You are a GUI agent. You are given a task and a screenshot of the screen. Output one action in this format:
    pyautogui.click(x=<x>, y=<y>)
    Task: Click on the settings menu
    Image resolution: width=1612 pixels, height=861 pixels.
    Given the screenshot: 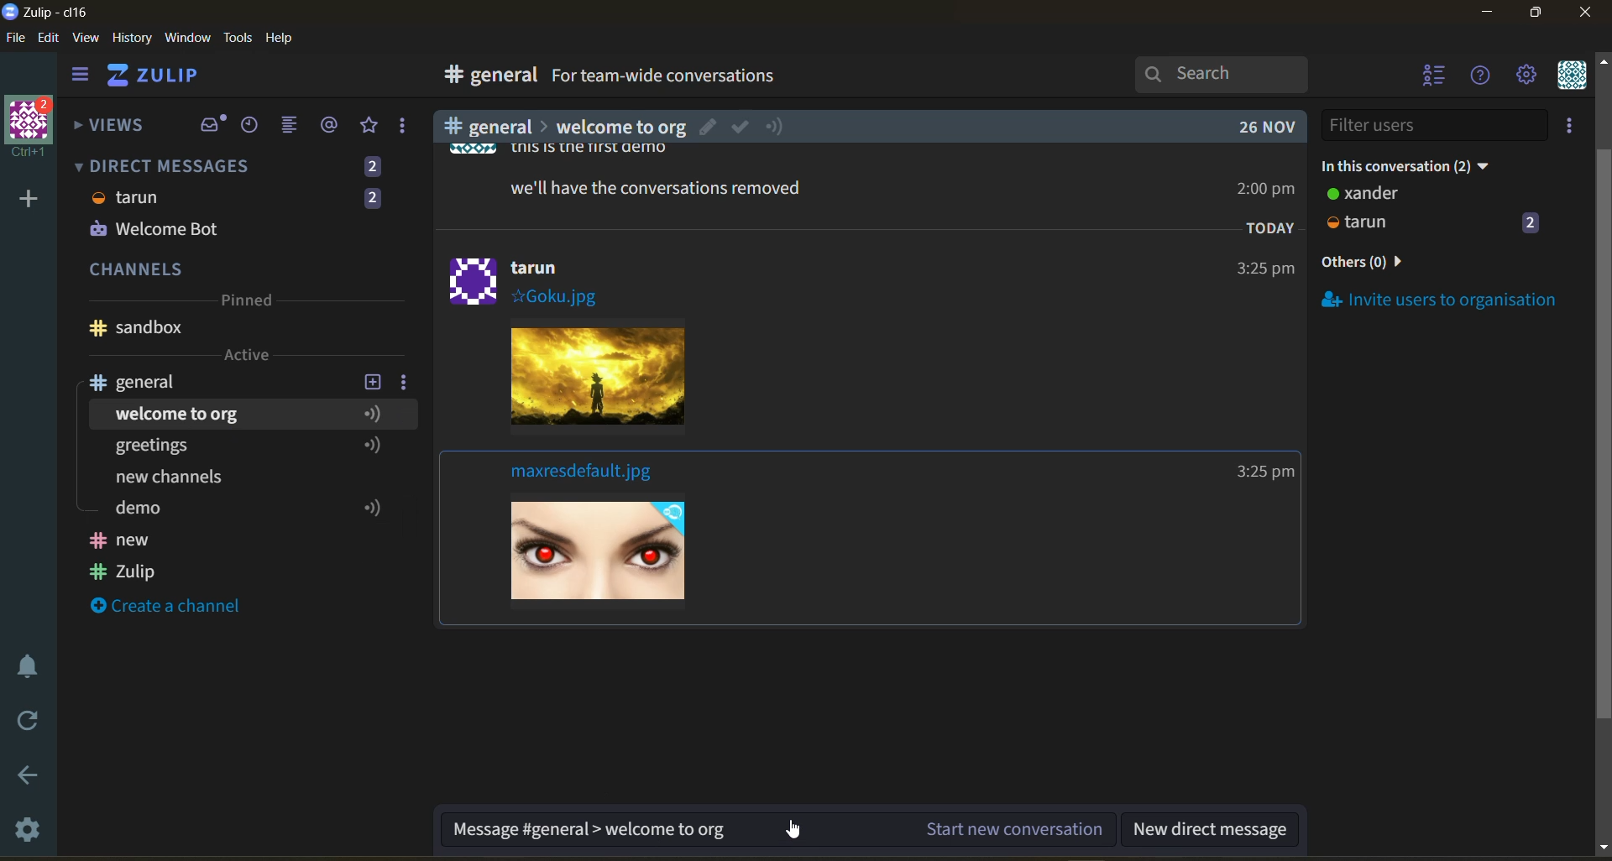 What is the action you would take?
    pyautogui.click(x=1526, y=76)
    